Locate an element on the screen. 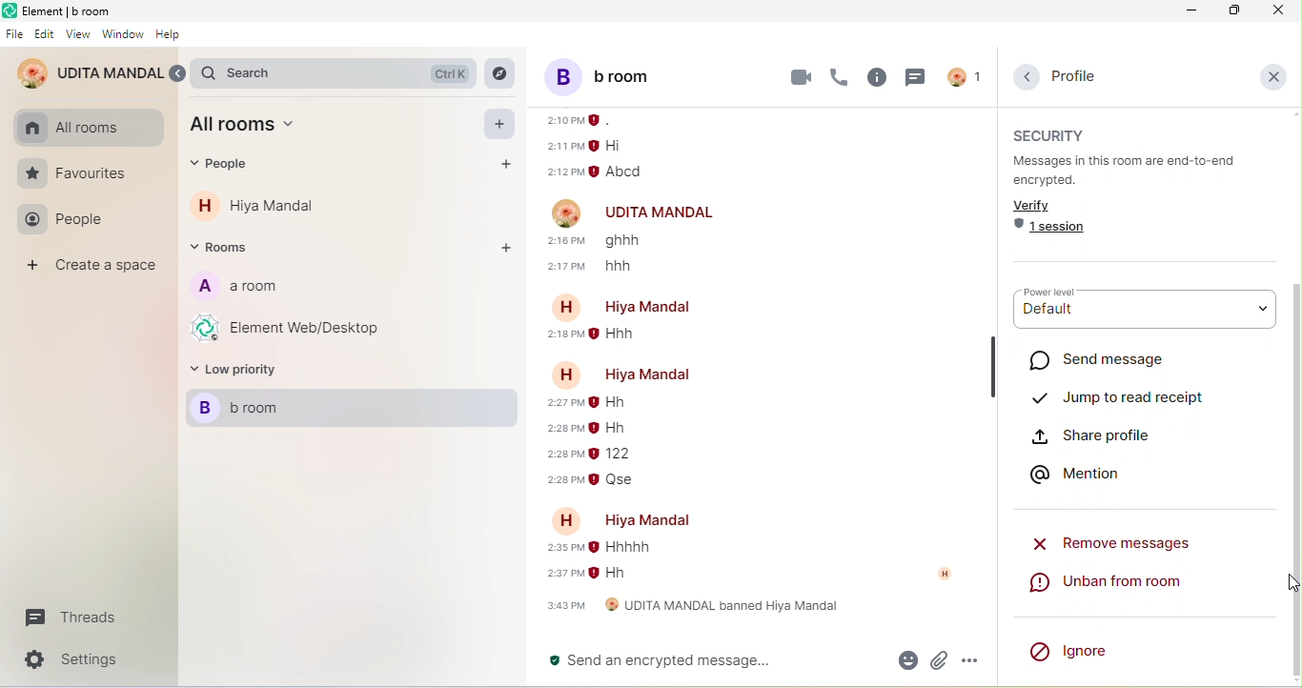 This screenshot has width=1302, height=688. scroll up is located at coordinates (1293, 113).